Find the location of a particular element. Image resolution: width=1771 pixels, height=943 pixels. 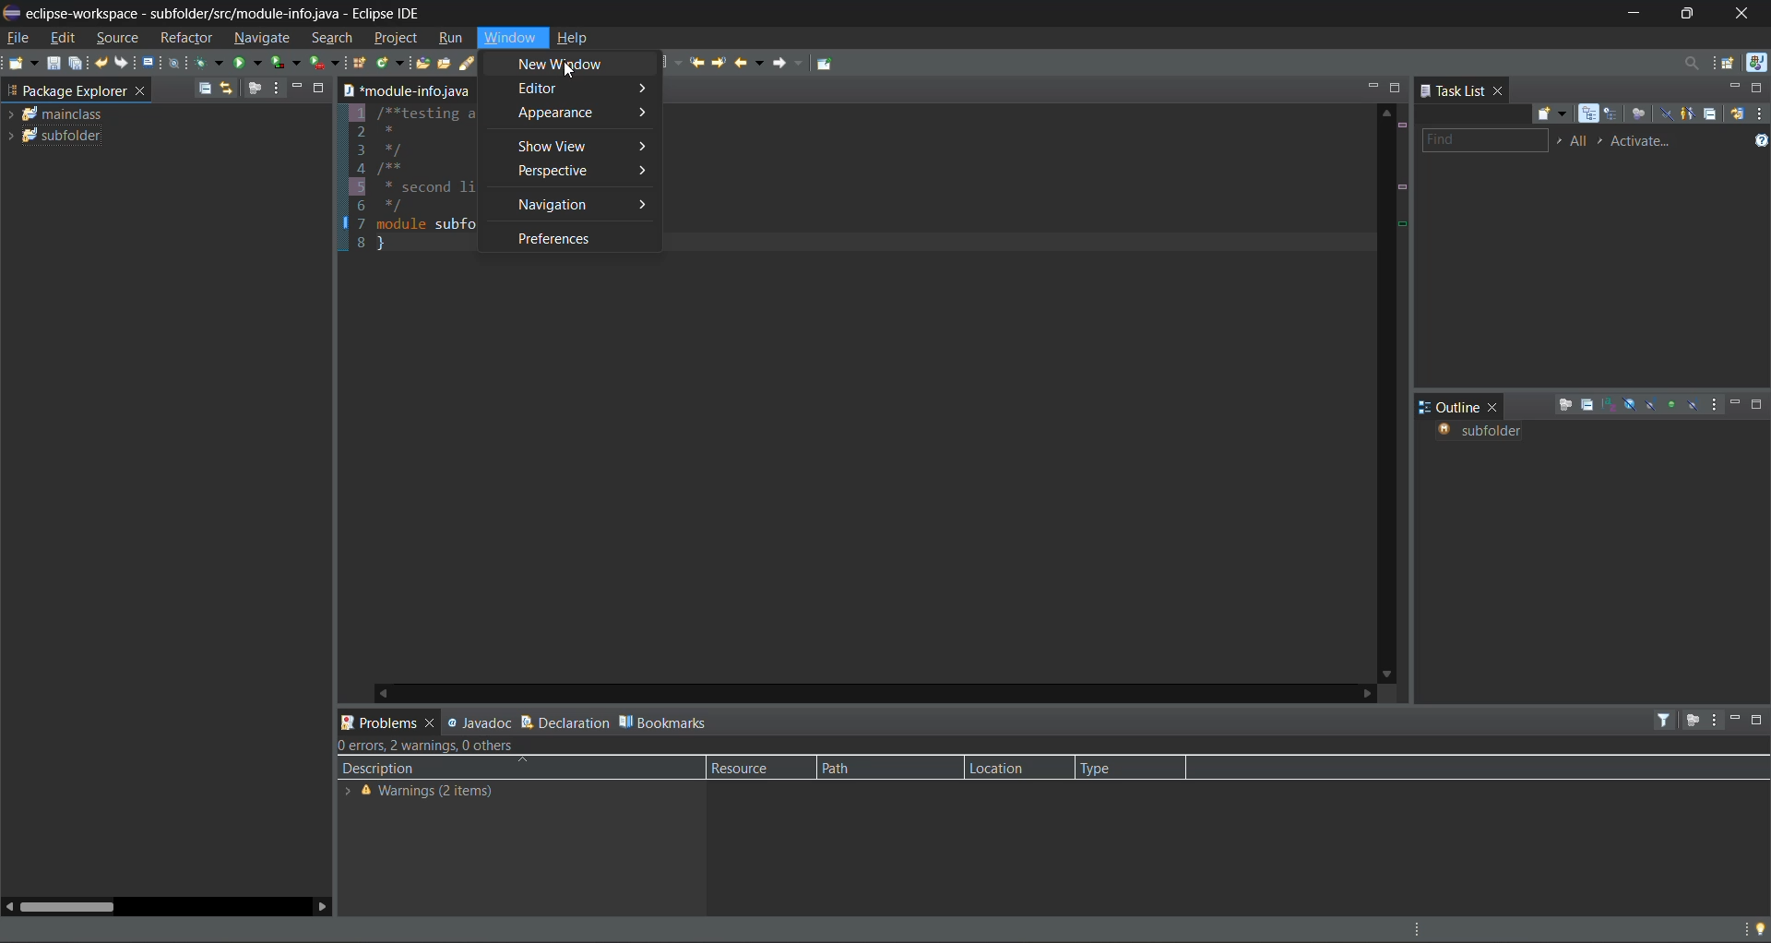

minimize is located at coordinates (1736, 406).